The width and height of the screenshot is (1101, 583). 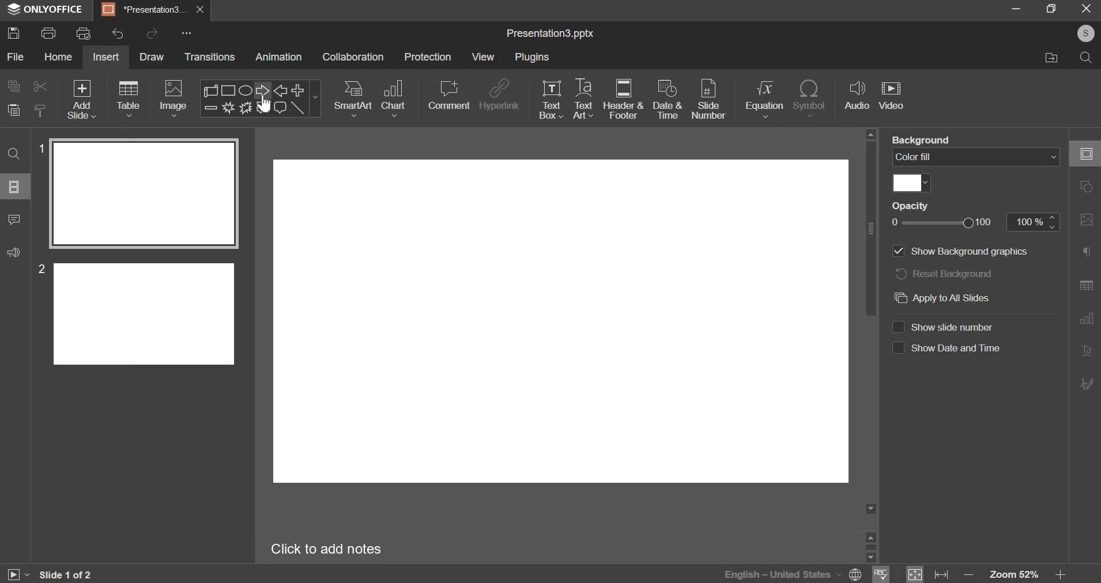 What do you see at coordinates (1016, 8) in the screenshot?
I see `minimize` at bounding box center [1016, 8].